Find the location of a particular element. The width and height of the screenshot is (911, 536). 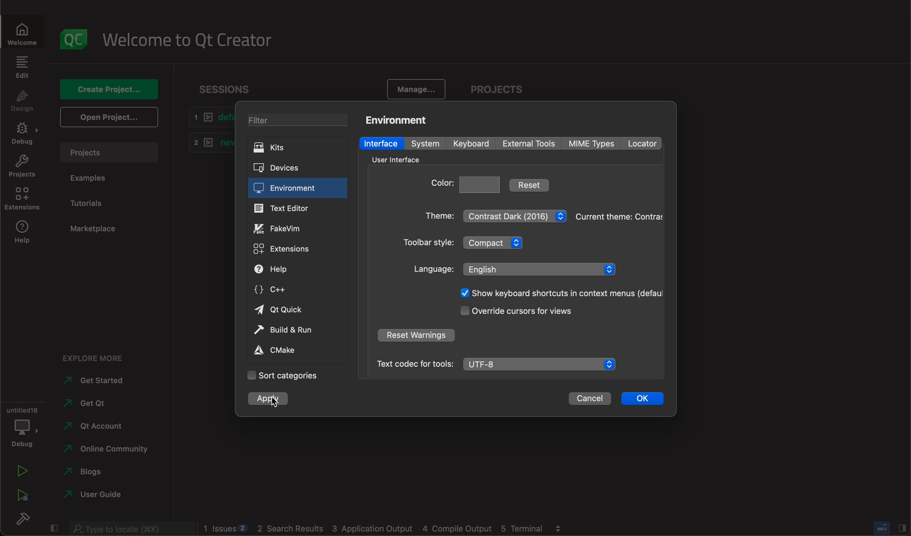

projects is located at coordinates (495, 89).